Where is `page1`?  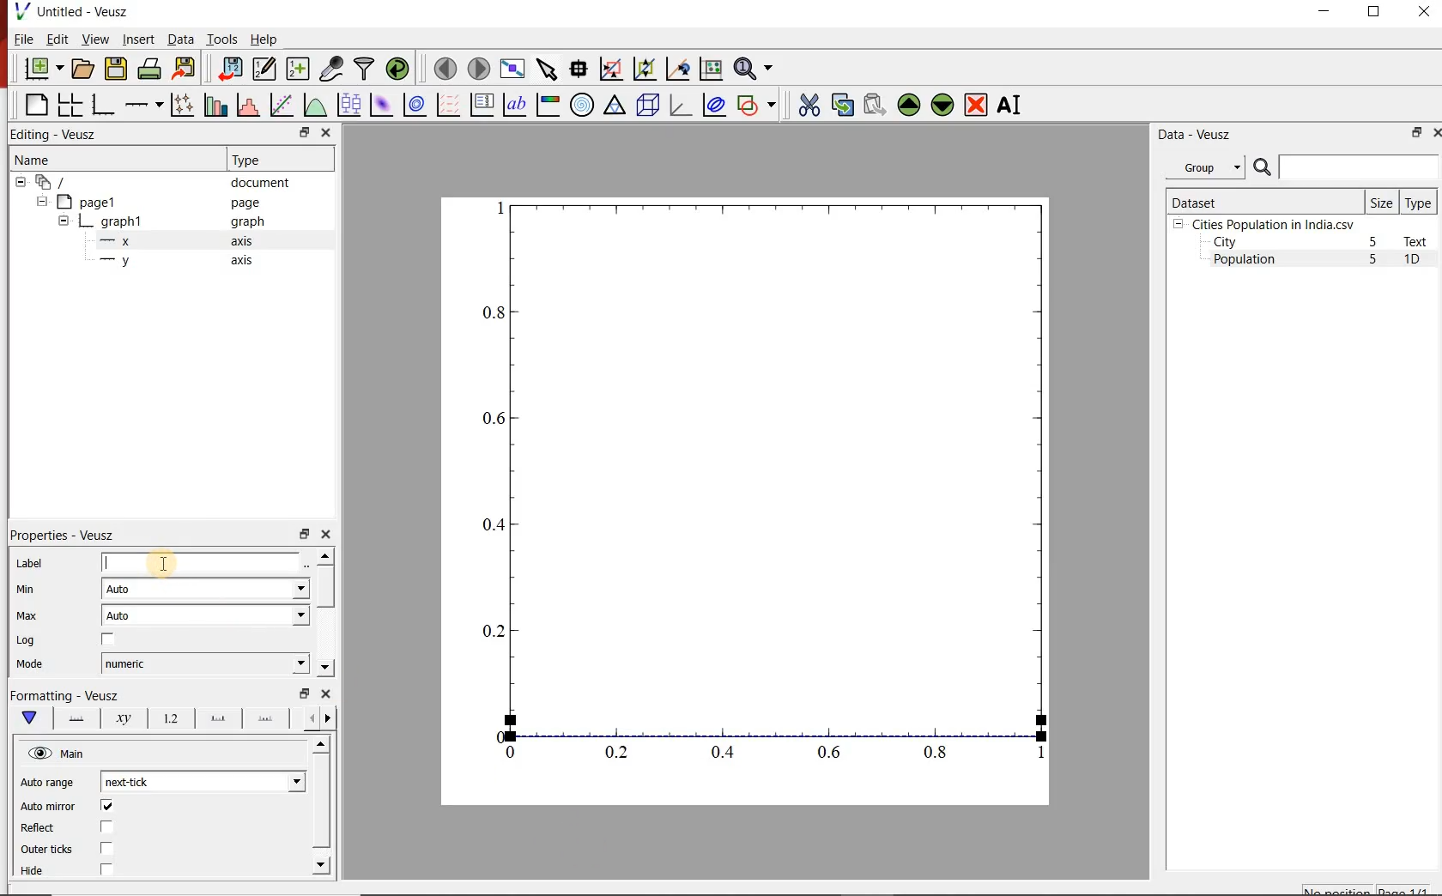 page1 is located at coordinates (154, 202).